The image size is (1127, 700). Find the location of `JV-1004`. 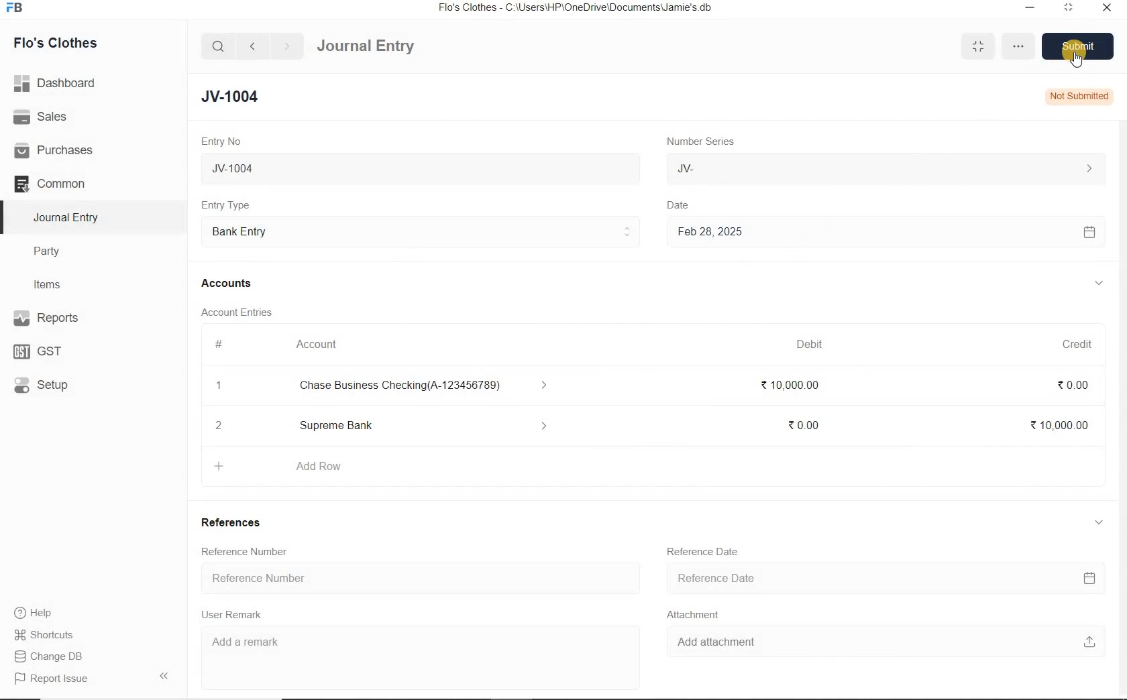

JV-1004 is located at coordinates (241, 96).